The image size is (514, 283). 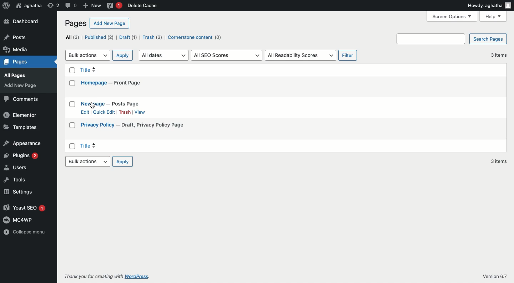 What do you see at coordinates (489, 5) in the screenshot?
I see `Howdy user` at bounding box center [489, 5].